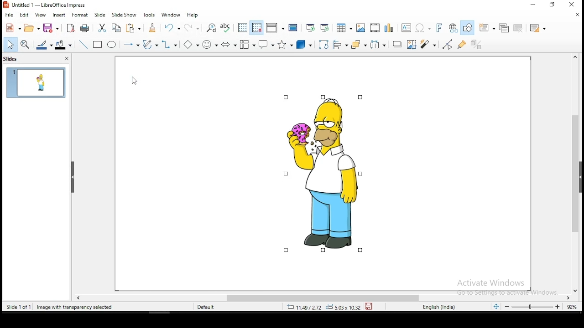 The height and width of the screenshot is (328, 584). What do you see at coordinates (569, 298) in the screenshot?
I see `scroll right` at bounding box center [569, 298].